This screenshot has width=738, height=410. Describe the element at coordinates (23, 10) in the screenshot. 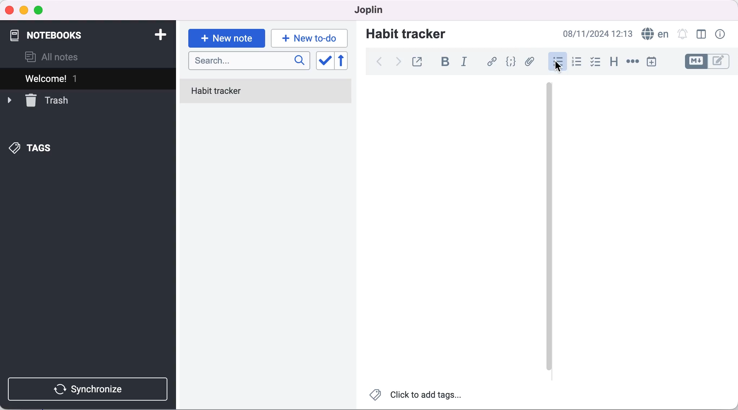

I see `minimize` at that location.